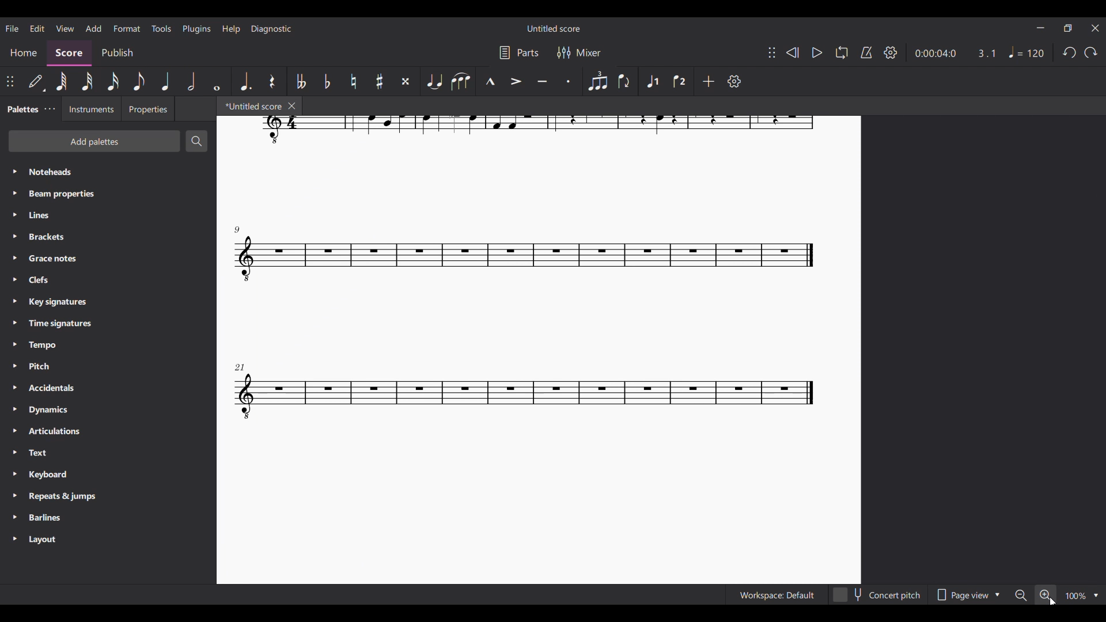 This screenshot has width=1106, height=622. I want to click on Zoom in, highlighted by cursor, so click(1046, 595).